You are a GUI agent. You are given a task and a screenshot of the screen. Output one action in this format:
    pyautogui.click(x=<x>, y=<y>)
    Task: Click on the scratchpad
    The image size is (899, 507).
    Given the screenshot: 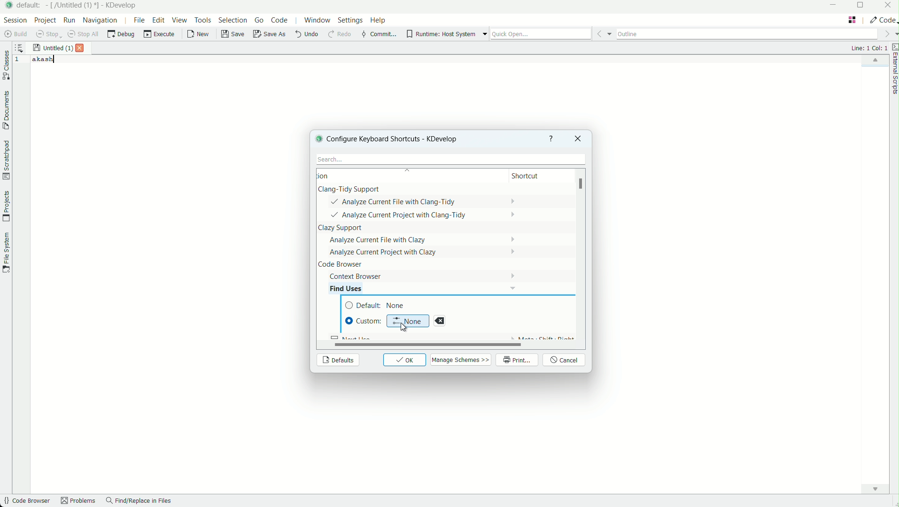 What is the action you would take?
    pyautogui.click(x=6, y=160)
    